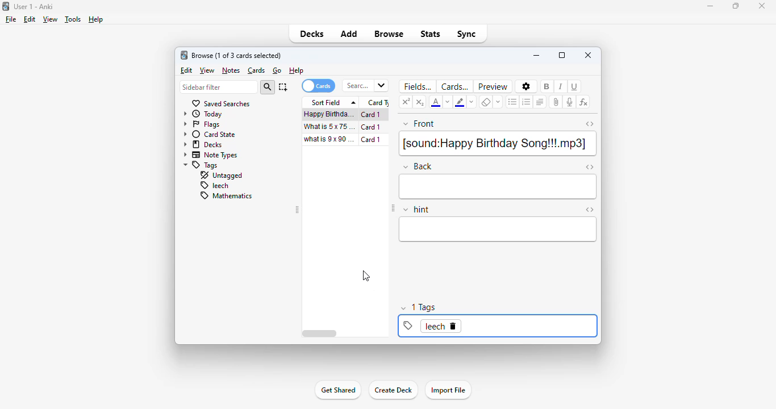 This screenshot has height=409, width=776. What do you see at coordinates (761, 5) in the screenshot?
I see `close` at bounding box center [761, 5].